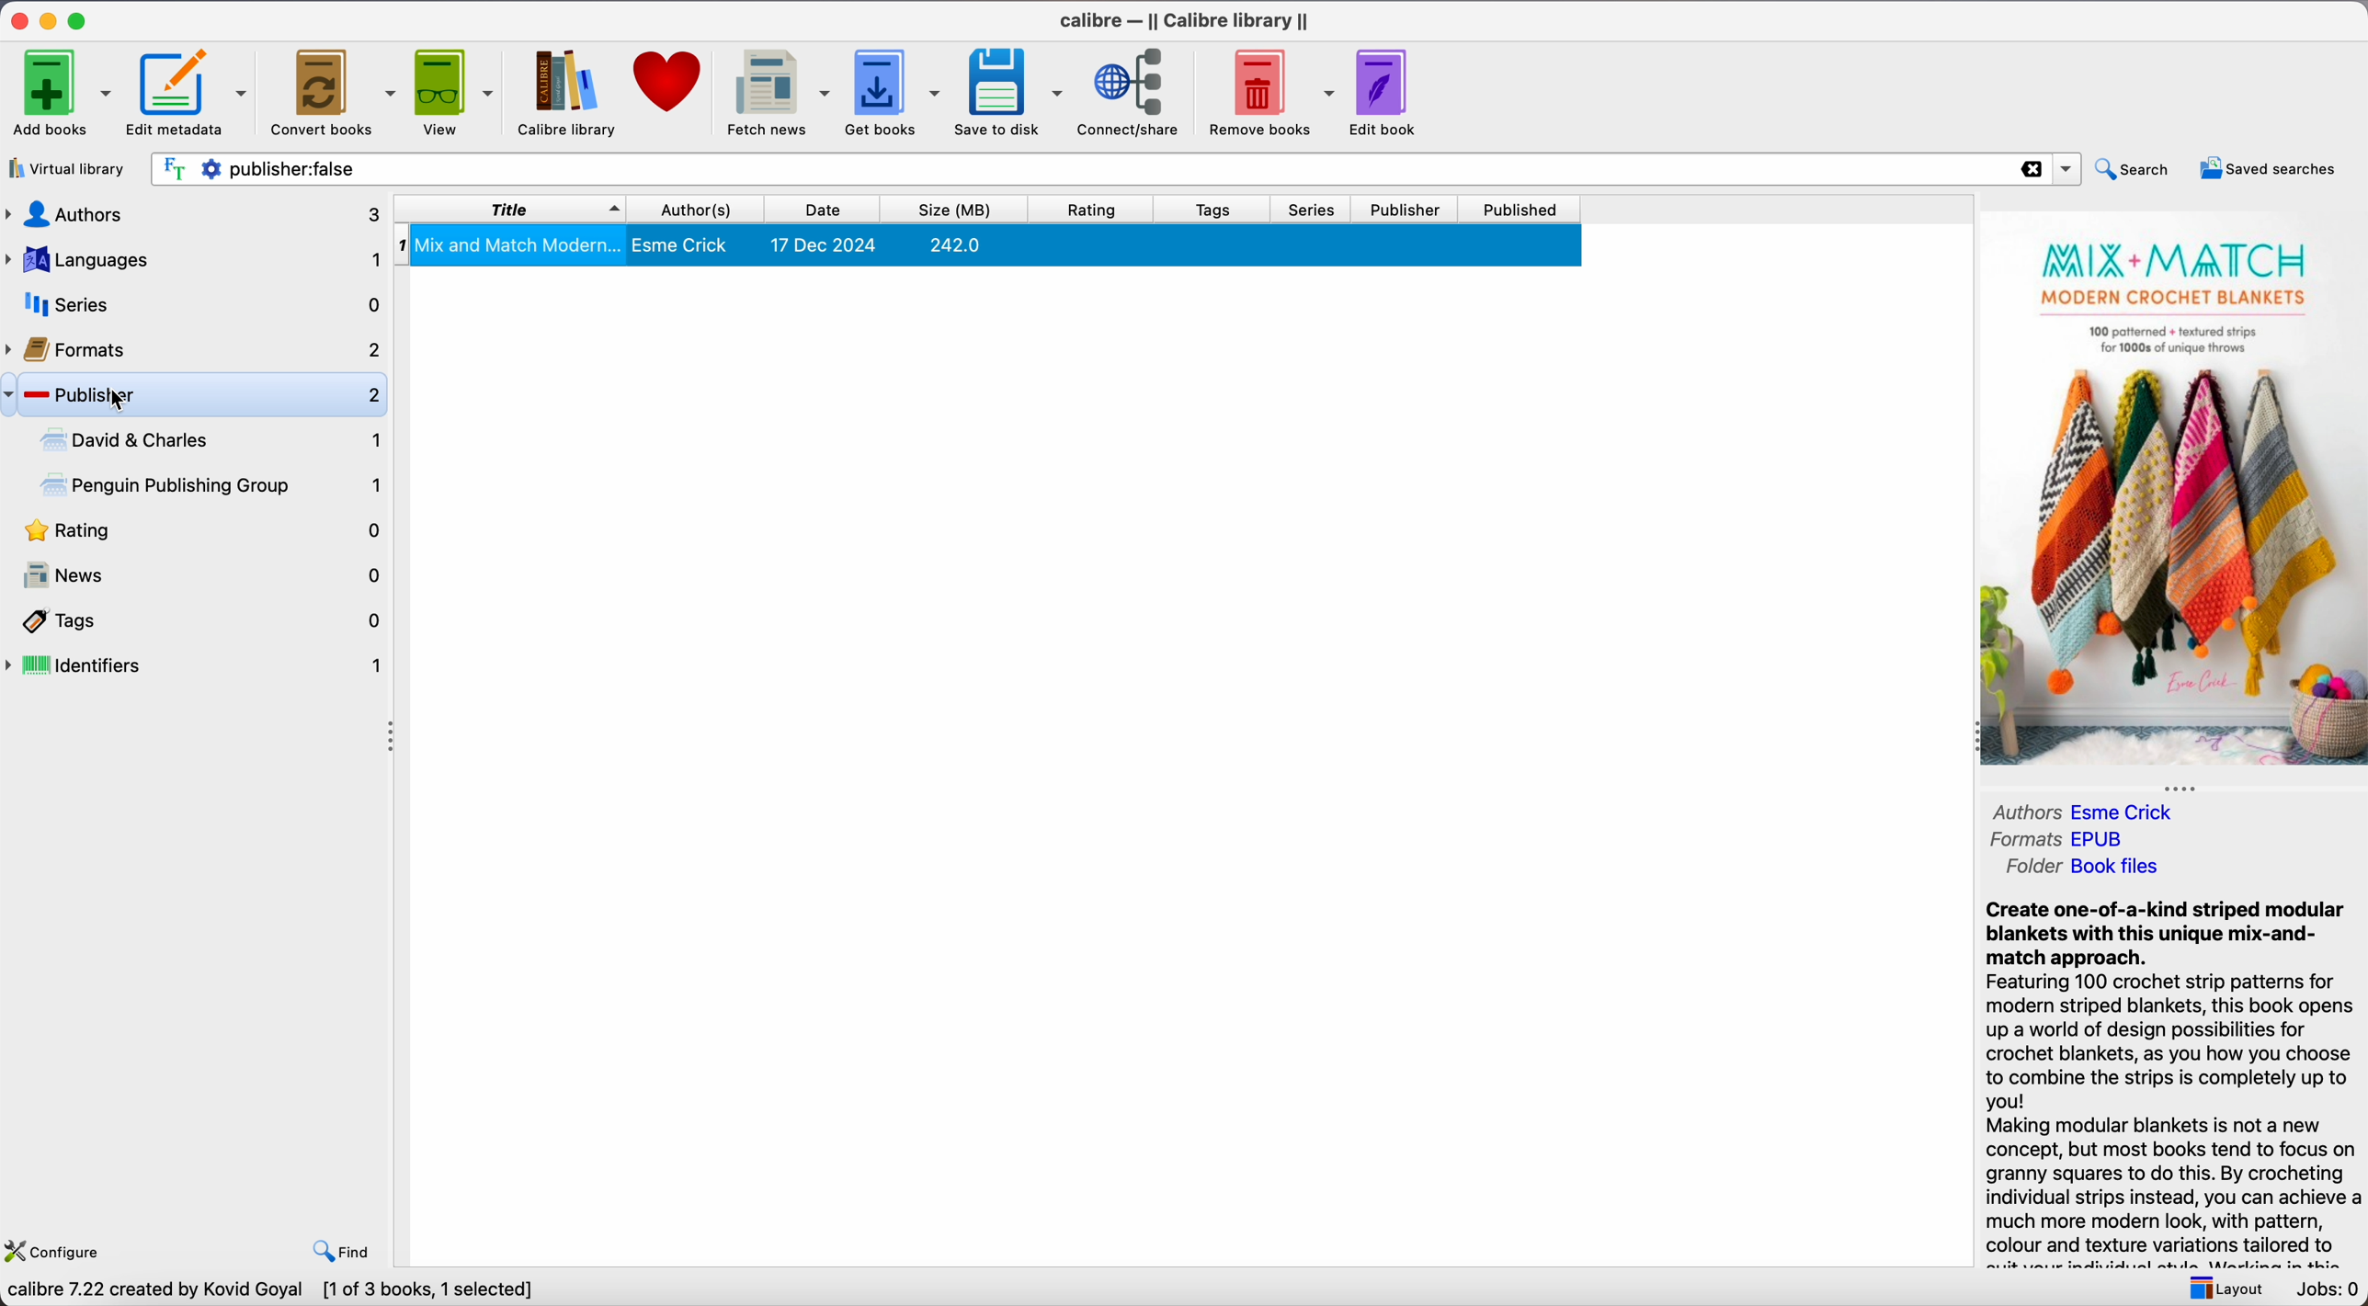 This screenshot has width=2368, height=1306. What do you see at coordinates (777, 93) in the screenshot?
I see `fetch news` at bounding box center [777, 93].